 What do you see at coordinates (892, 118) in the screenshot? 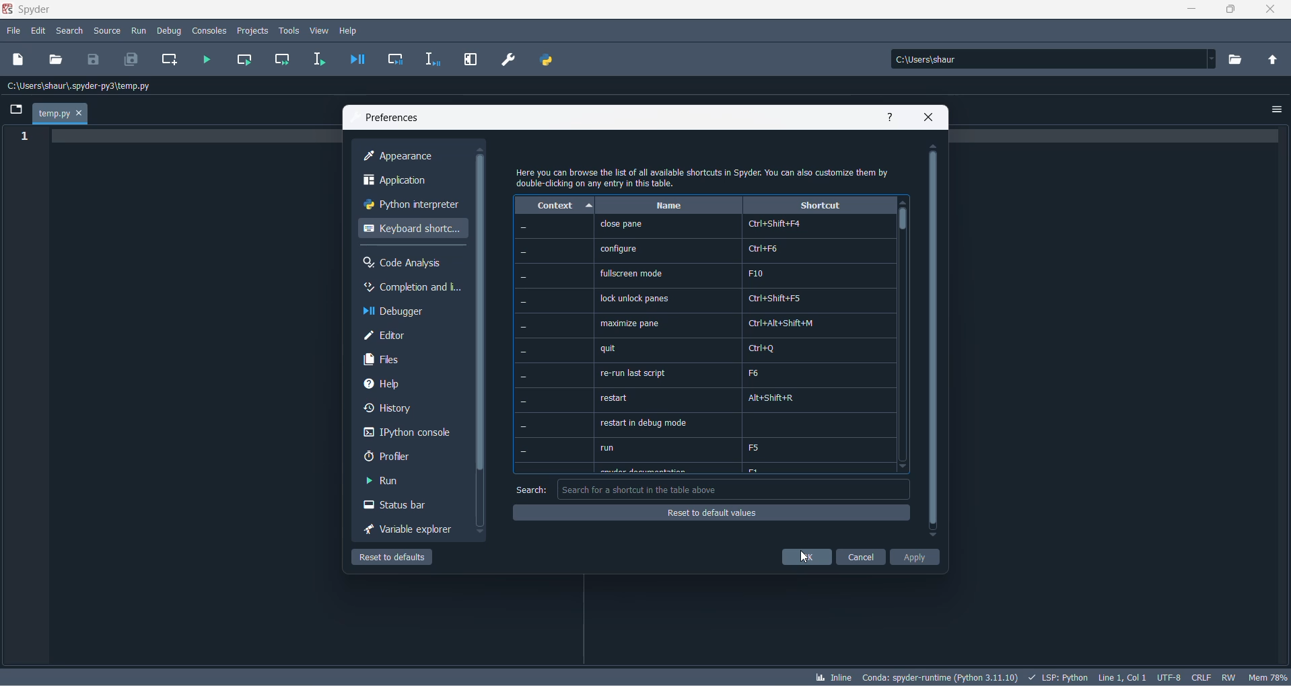
I see `help` at bounding box center [892, 118].